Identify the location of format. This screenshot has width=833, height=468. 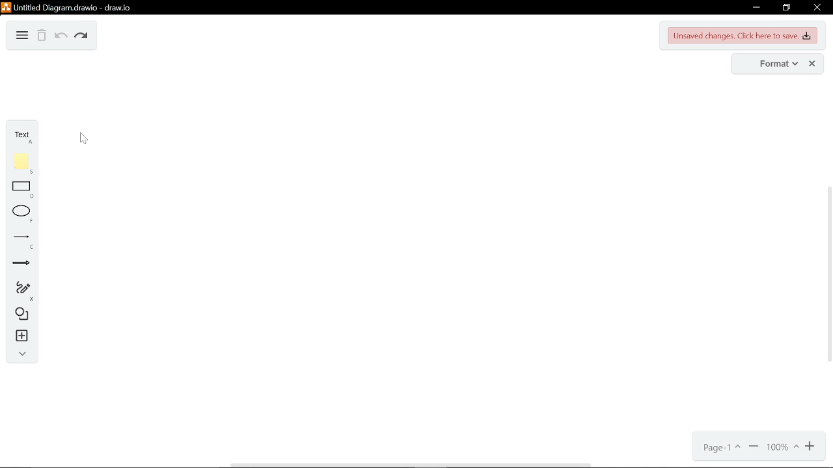
(774, 64).